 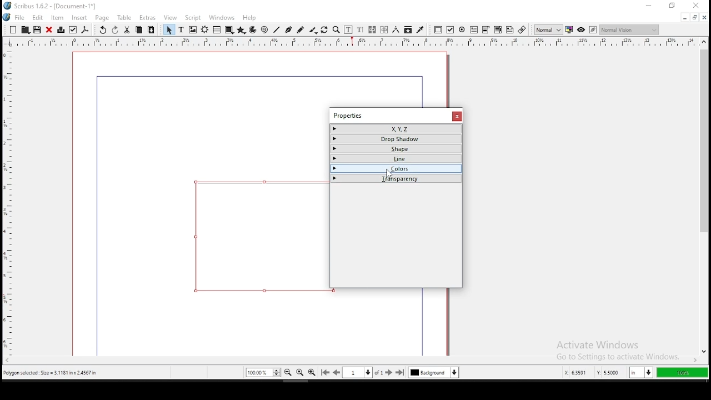 What do you see at coordinates (498, 30) in the screenshot?
I see `pdf combo box` at bounding box center [498, 30].